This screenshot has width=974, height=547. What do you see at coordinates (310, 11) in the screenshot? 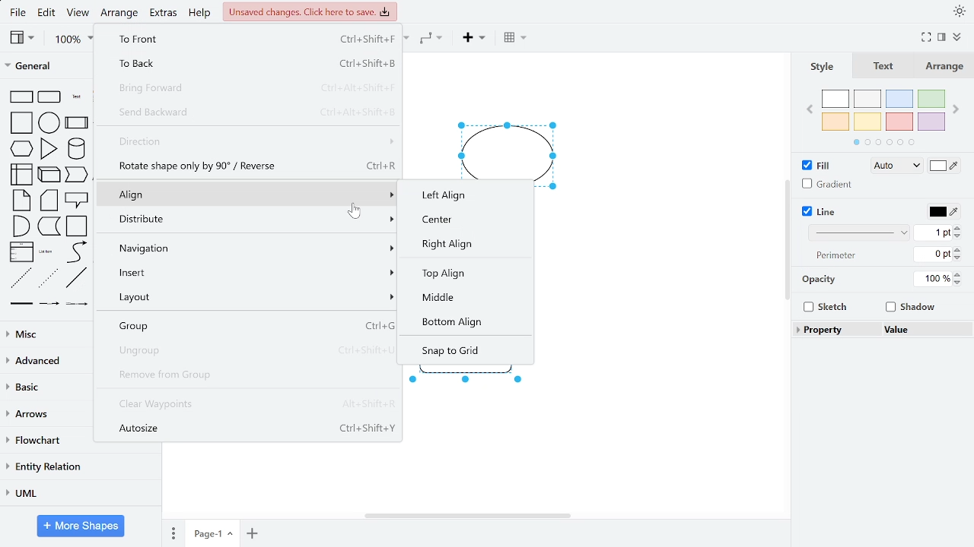
I see `unsaved changes. Click here to save` at bounding box center [310, 11].